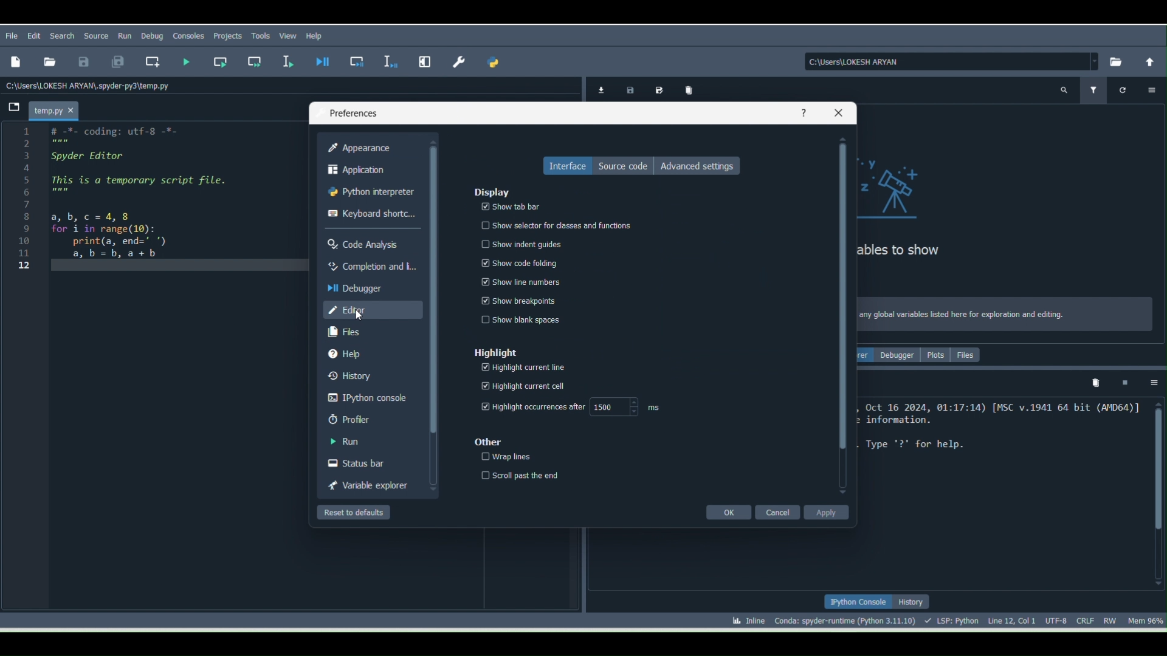 The height and width of the screenshot is (656, 1167). Describe the element at coordinates (937, 357) in the screenshot. I see `Plots` at that location.